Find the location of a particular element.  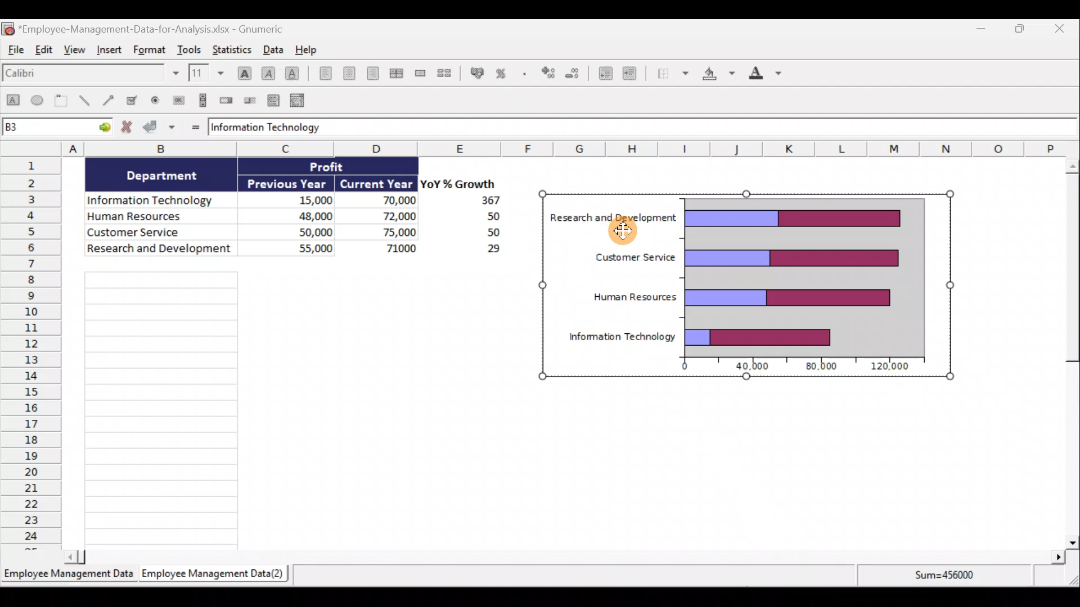

Accept change is located at coordinates (161, 128).